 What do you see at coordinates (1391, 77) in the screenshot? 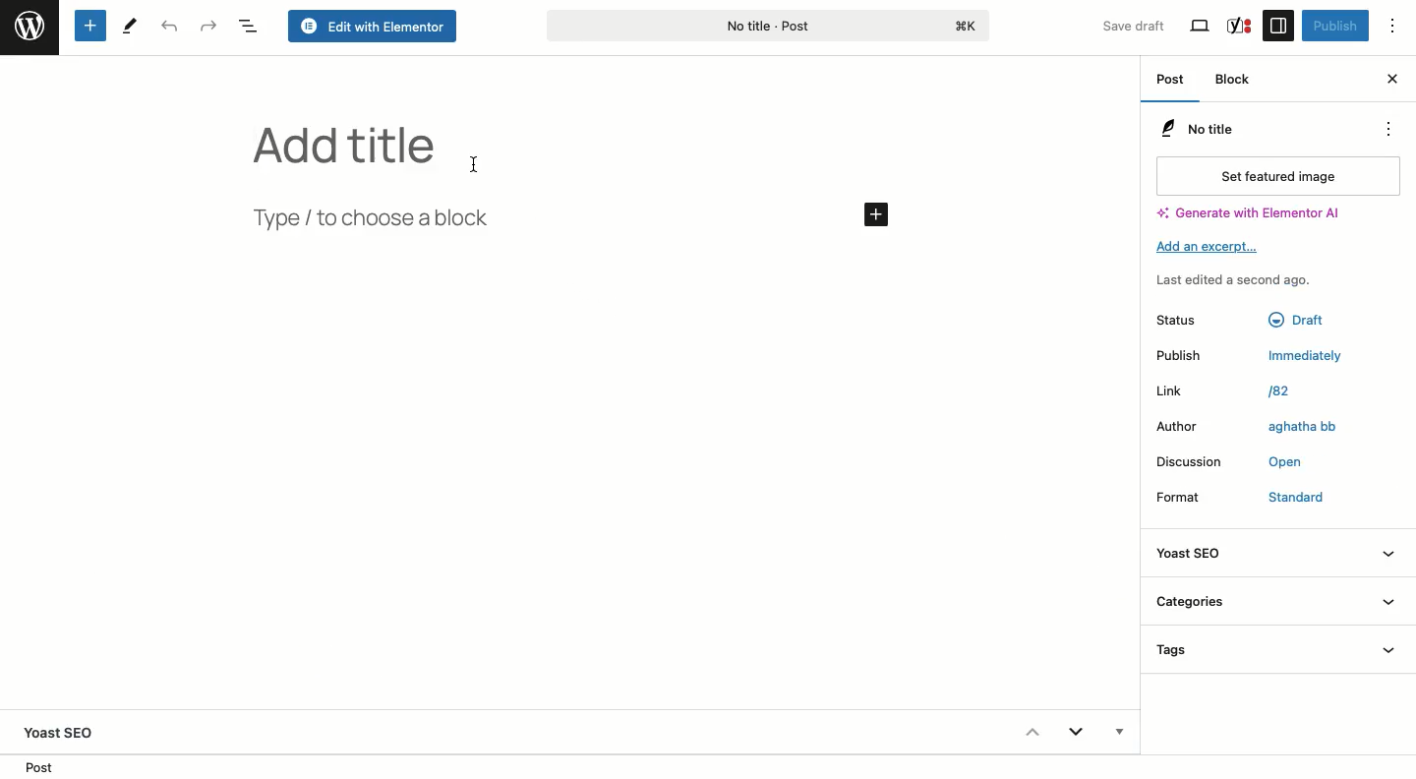
I see `Close` at bounding box center [1391, 77].